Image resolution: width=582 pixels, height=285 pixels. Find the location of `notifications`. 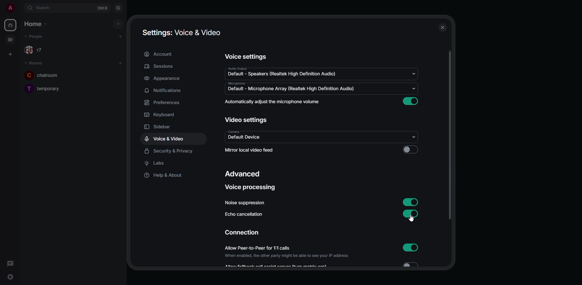

notifications is located at coordinates (164, 90).